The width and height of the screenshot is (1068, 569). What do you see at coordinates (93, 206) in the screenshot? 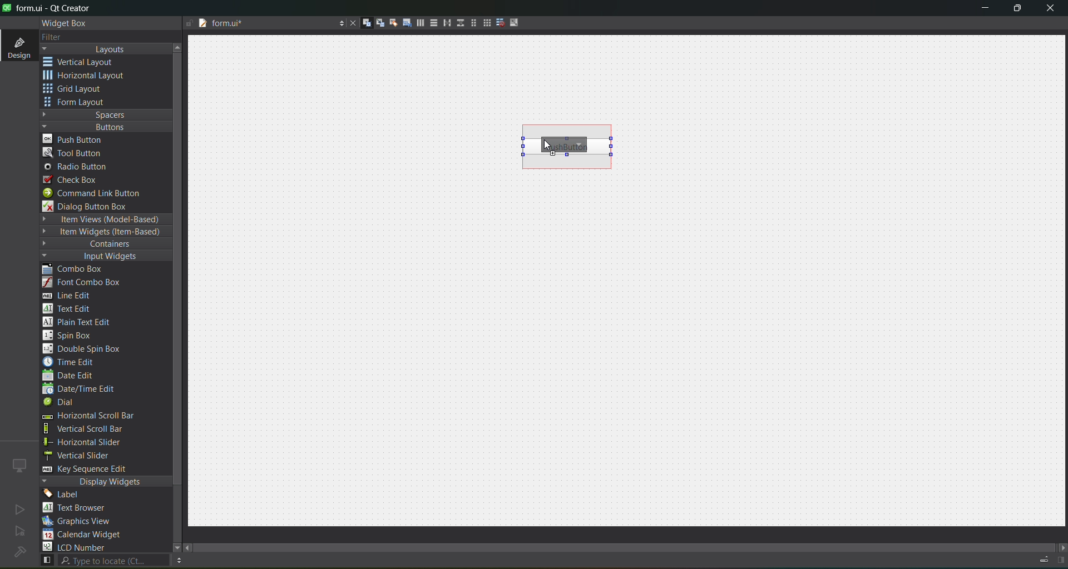
I see `dialog box` at bounding box center [93, 206].